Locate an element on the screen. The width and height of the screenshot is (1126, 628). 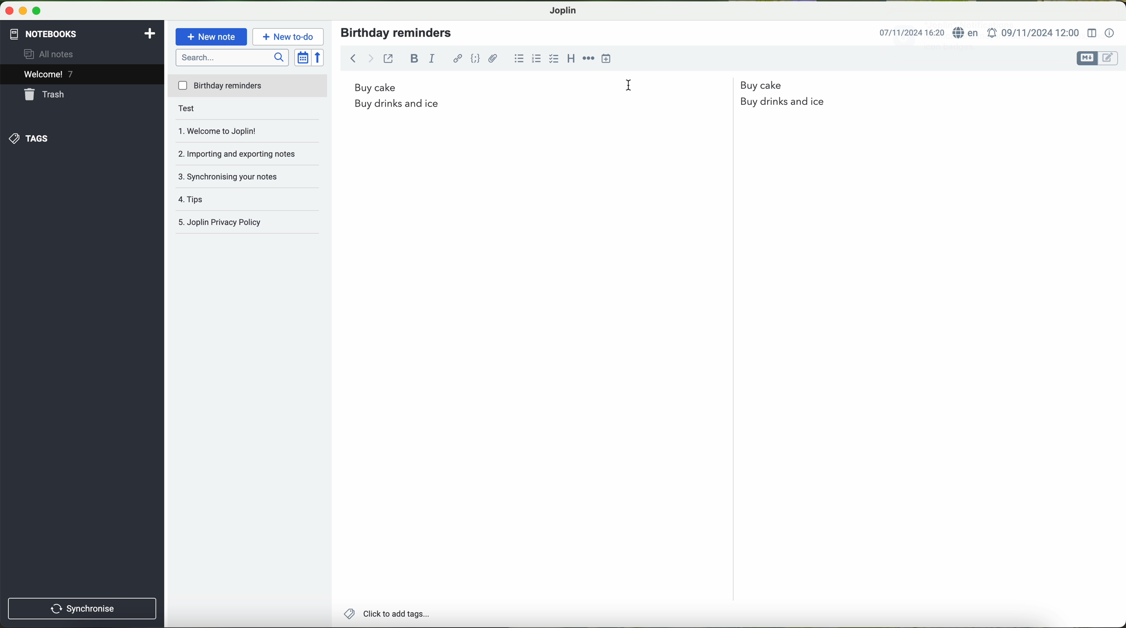
birthday reminders is located at coordinates (398, 32).